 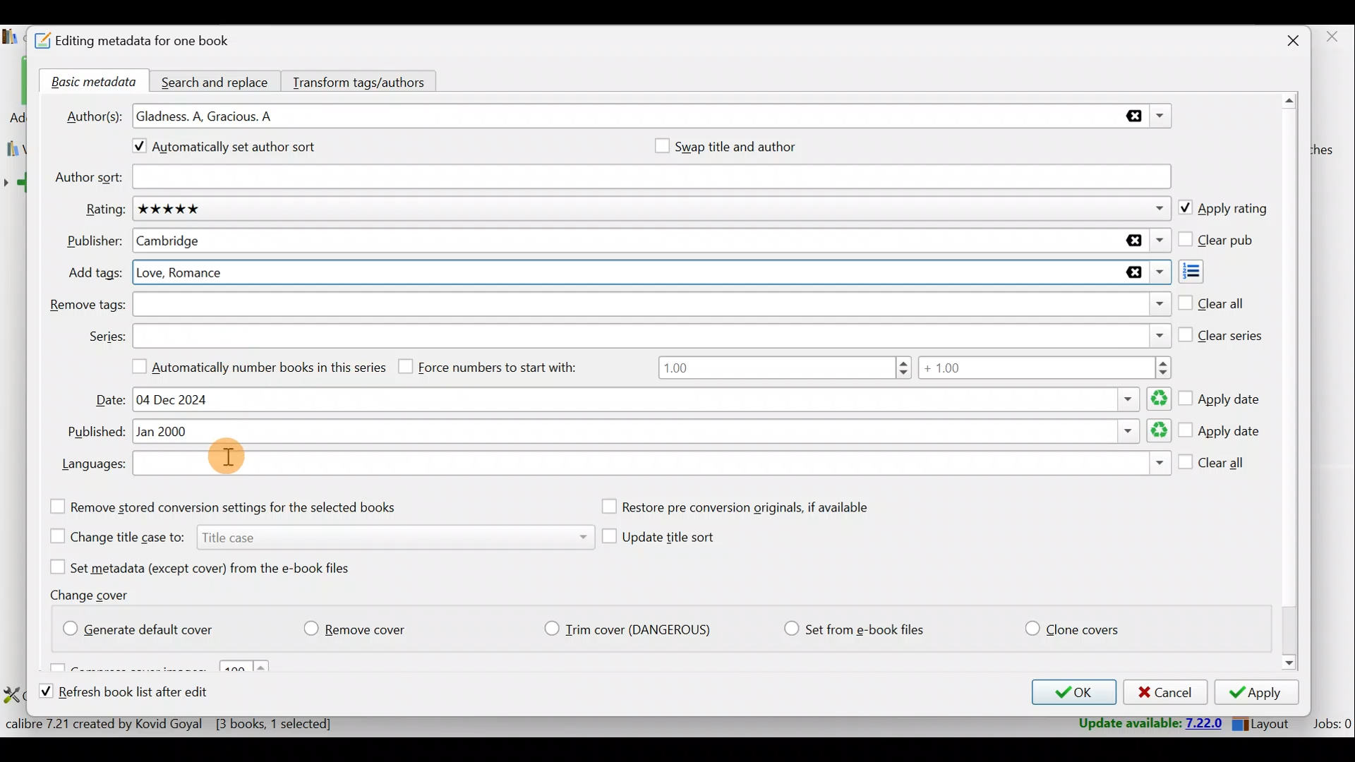 I want to click on Rating, so click(x=654, y=211).